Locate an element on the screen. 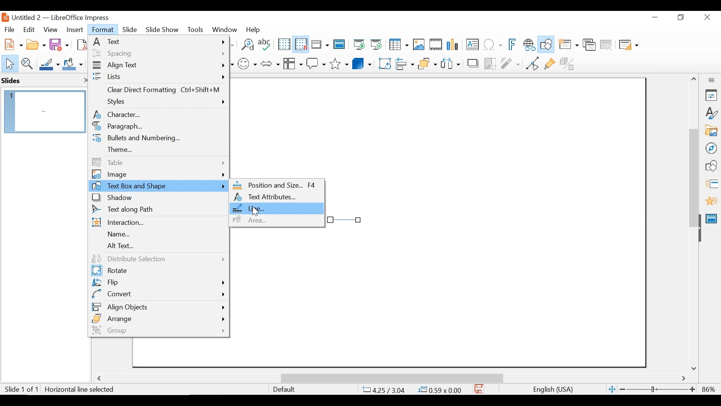 This screenshot has width=721, height=406. Slide 1 of 1 is located at coordinates (21, 390).